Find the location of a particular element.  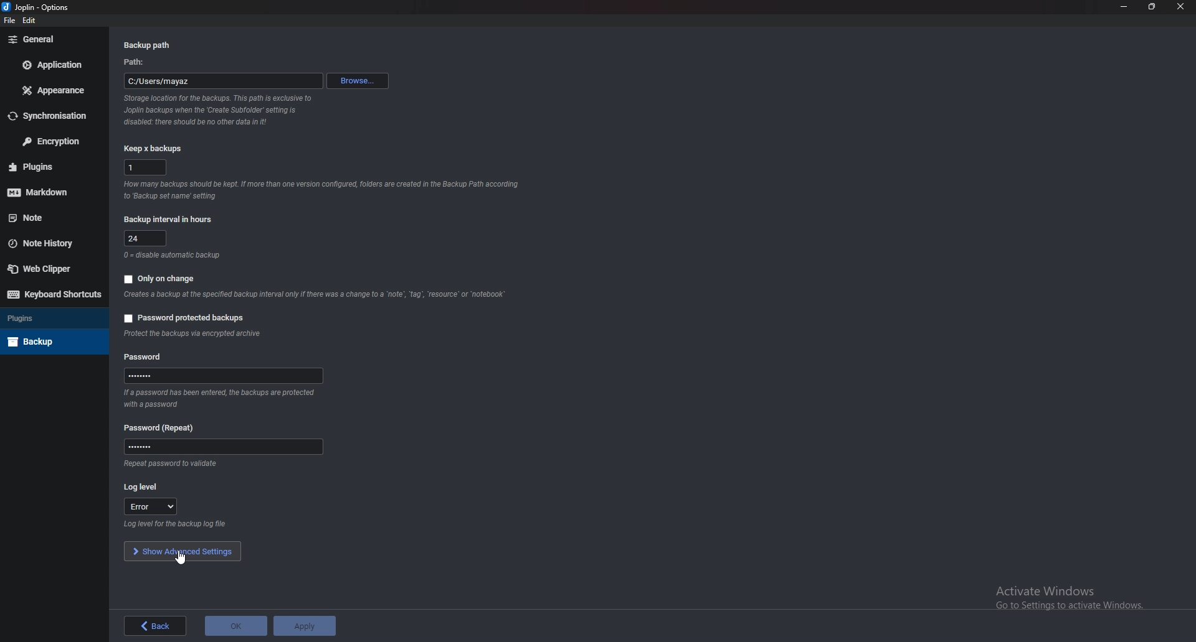

Info is located at coordinates (178, 524).